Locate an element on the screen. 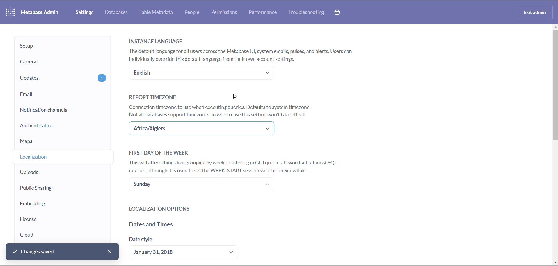 This screenshot has width=558, height=266. EXIT ADMIN is located at coordinates (536, 12).